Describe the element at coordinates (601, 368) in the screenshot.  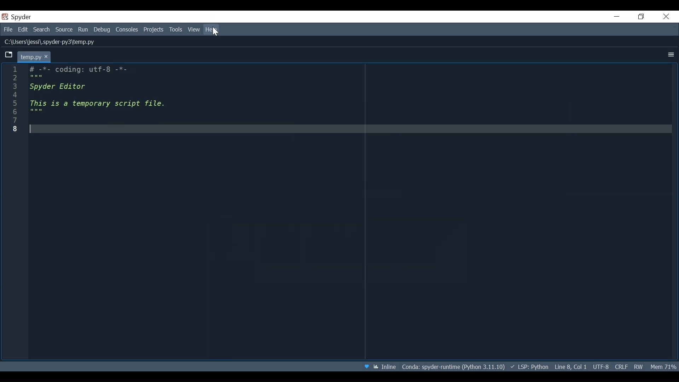
I see `File Encoding` at that location.